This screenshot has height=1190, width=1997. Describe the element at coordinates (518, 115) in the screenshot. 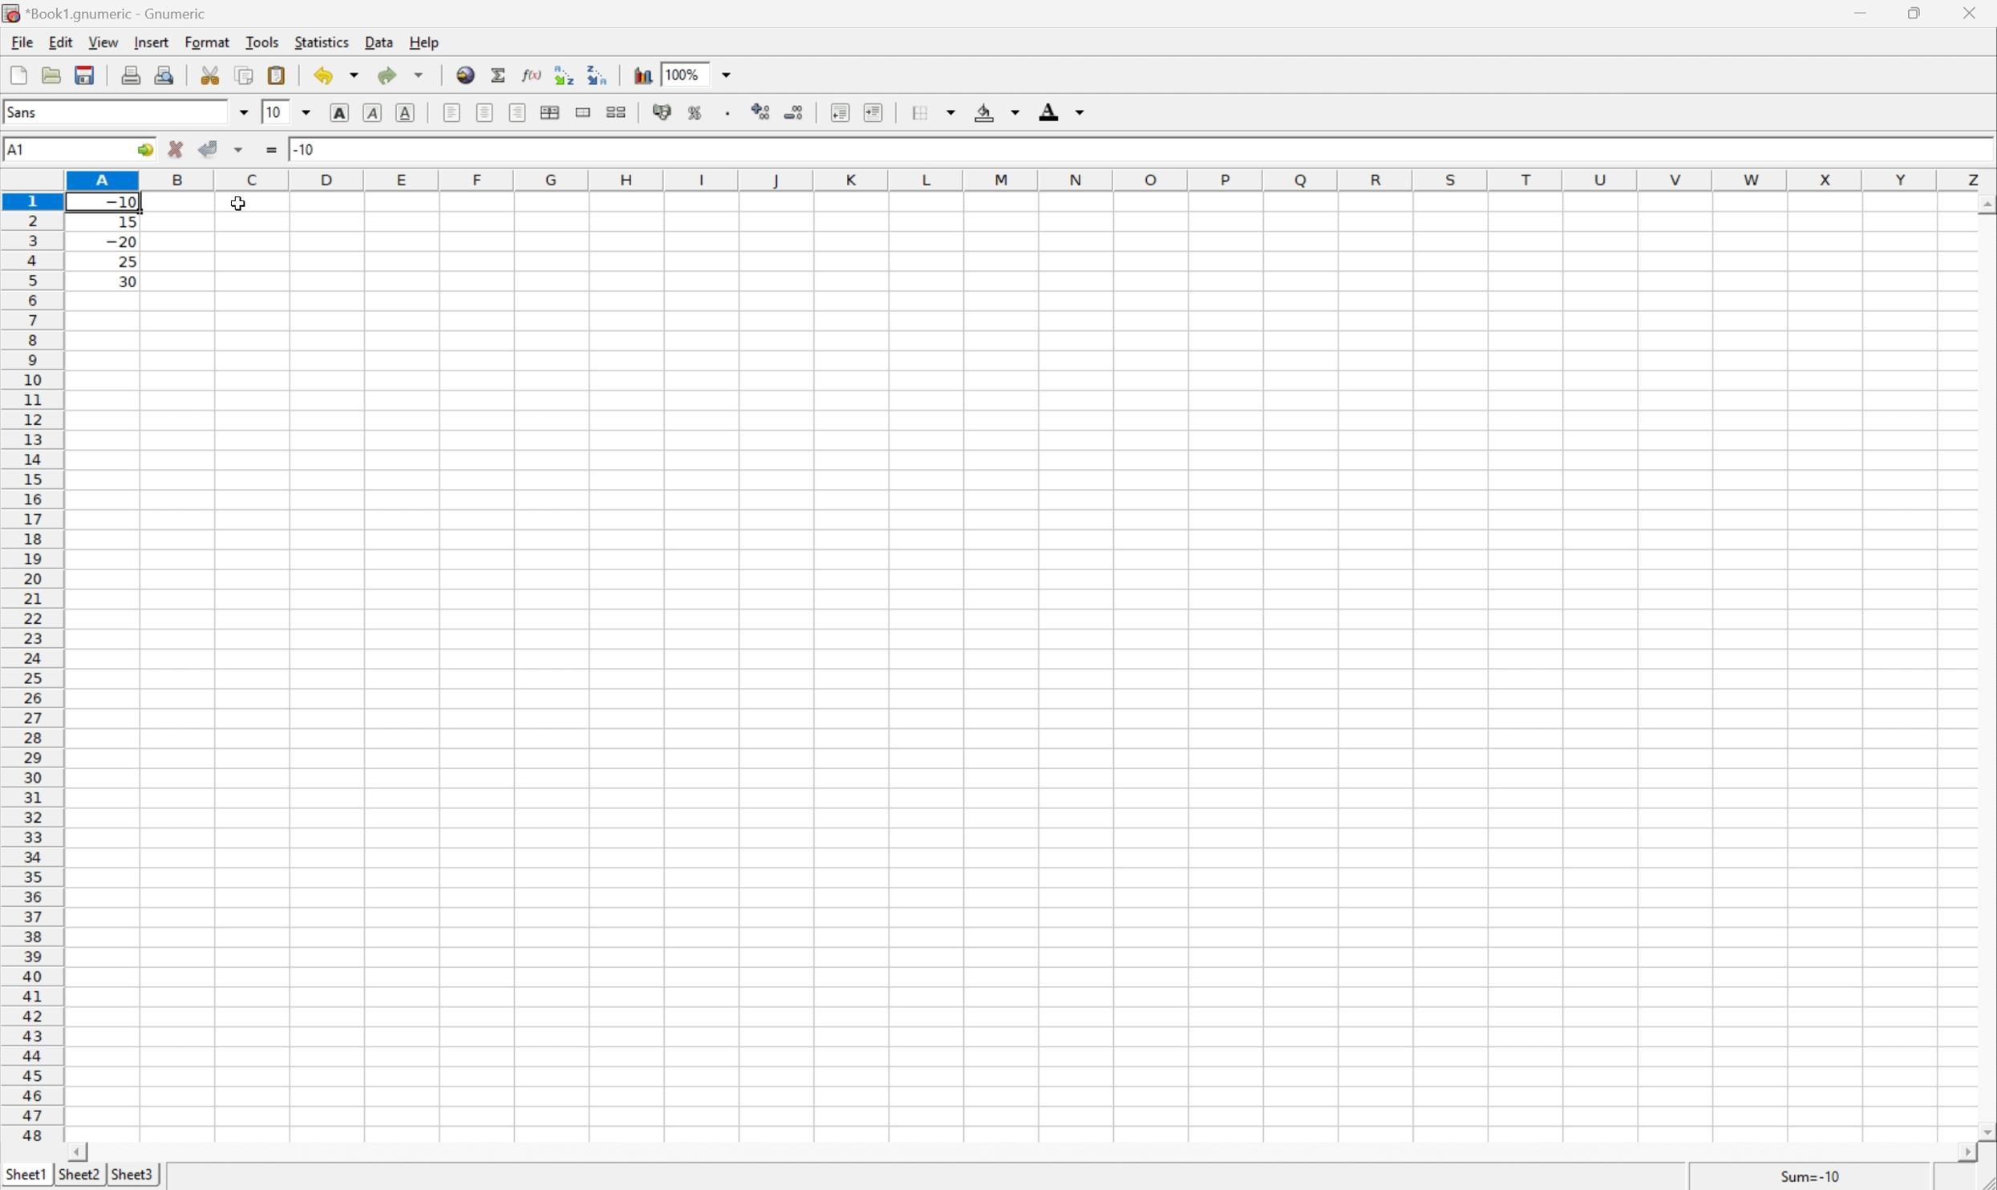

I see `align right` at that location.